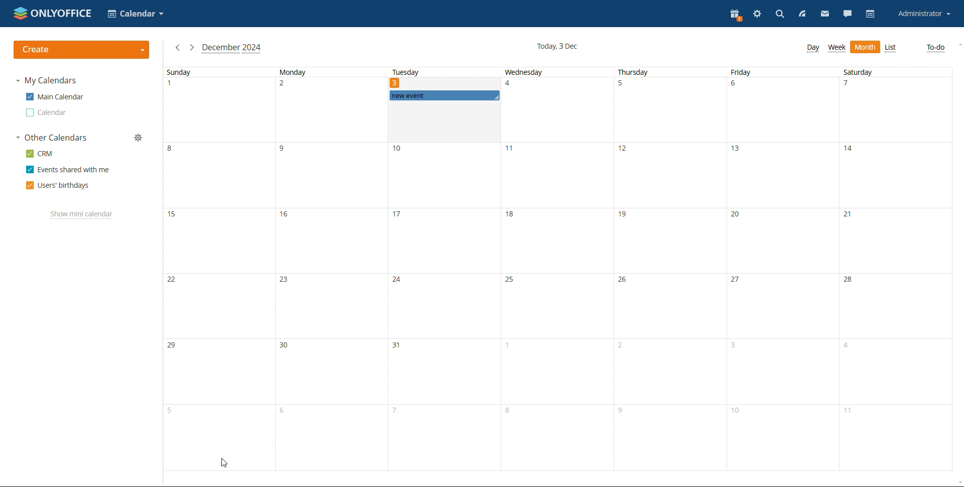 The height and width of the screenshot is (487, 964). What do you see at coordinates (801, 14) in the screenshot?
I see `feed` at bounding box center [801, 14].